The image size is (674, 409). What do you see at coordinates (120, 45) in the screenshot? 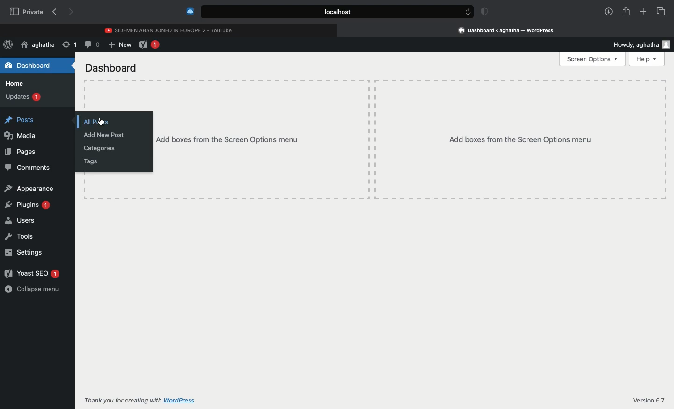
I see `New` at bounding box center [120, 45].